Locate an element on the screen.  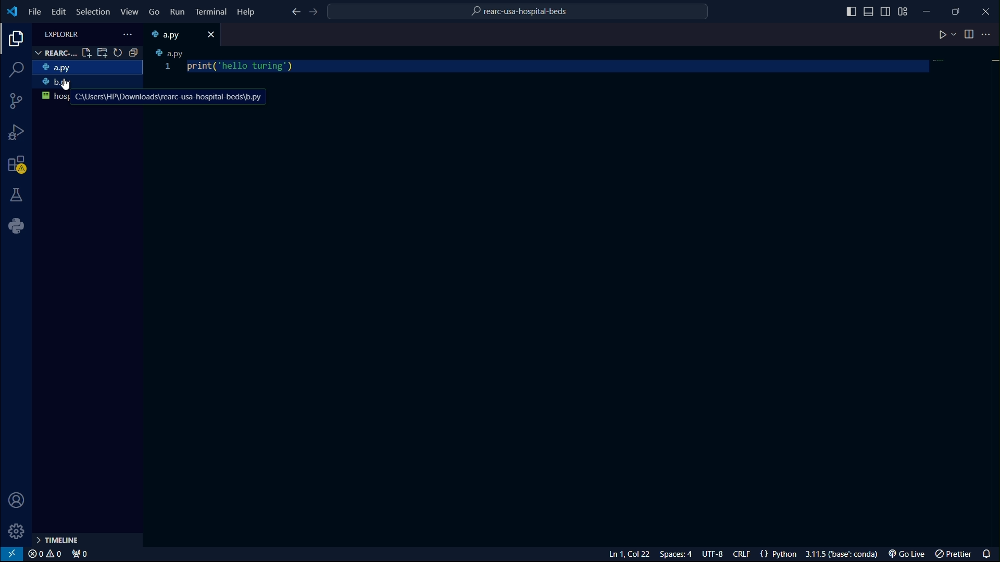
selection menu is located at coordinates (92, 10).